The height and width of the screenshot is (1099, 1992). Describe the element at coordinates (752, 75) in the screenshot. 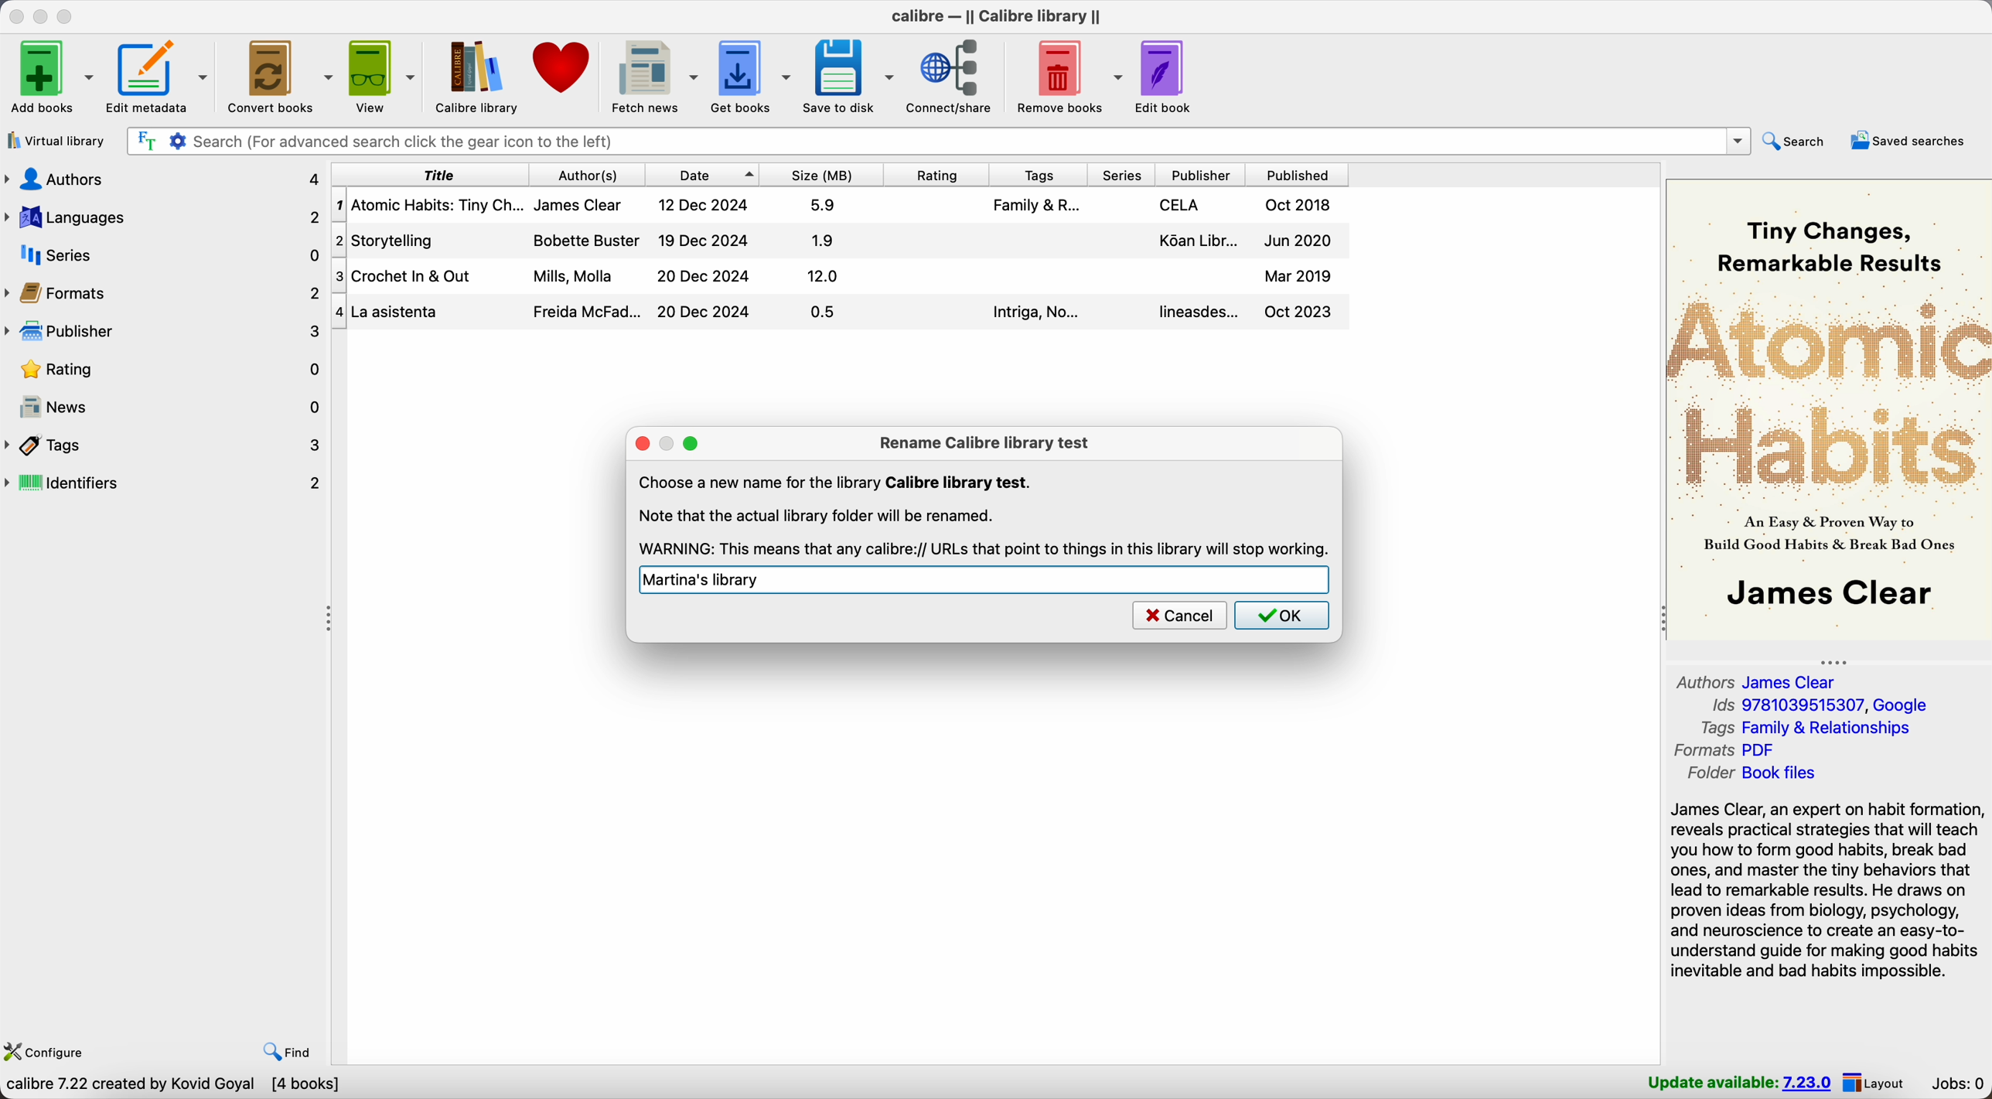

I see `get books` at that location.